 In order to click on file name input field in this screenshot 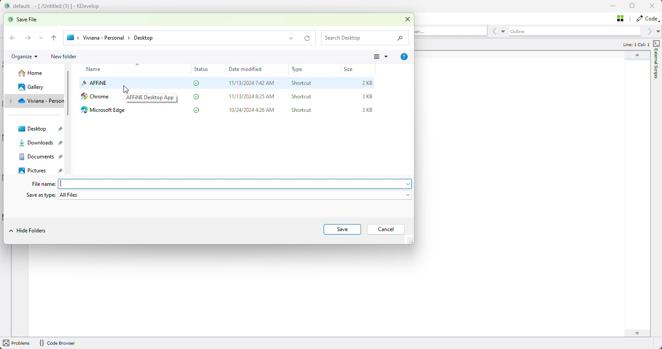, I will do `click(237, 183)`.